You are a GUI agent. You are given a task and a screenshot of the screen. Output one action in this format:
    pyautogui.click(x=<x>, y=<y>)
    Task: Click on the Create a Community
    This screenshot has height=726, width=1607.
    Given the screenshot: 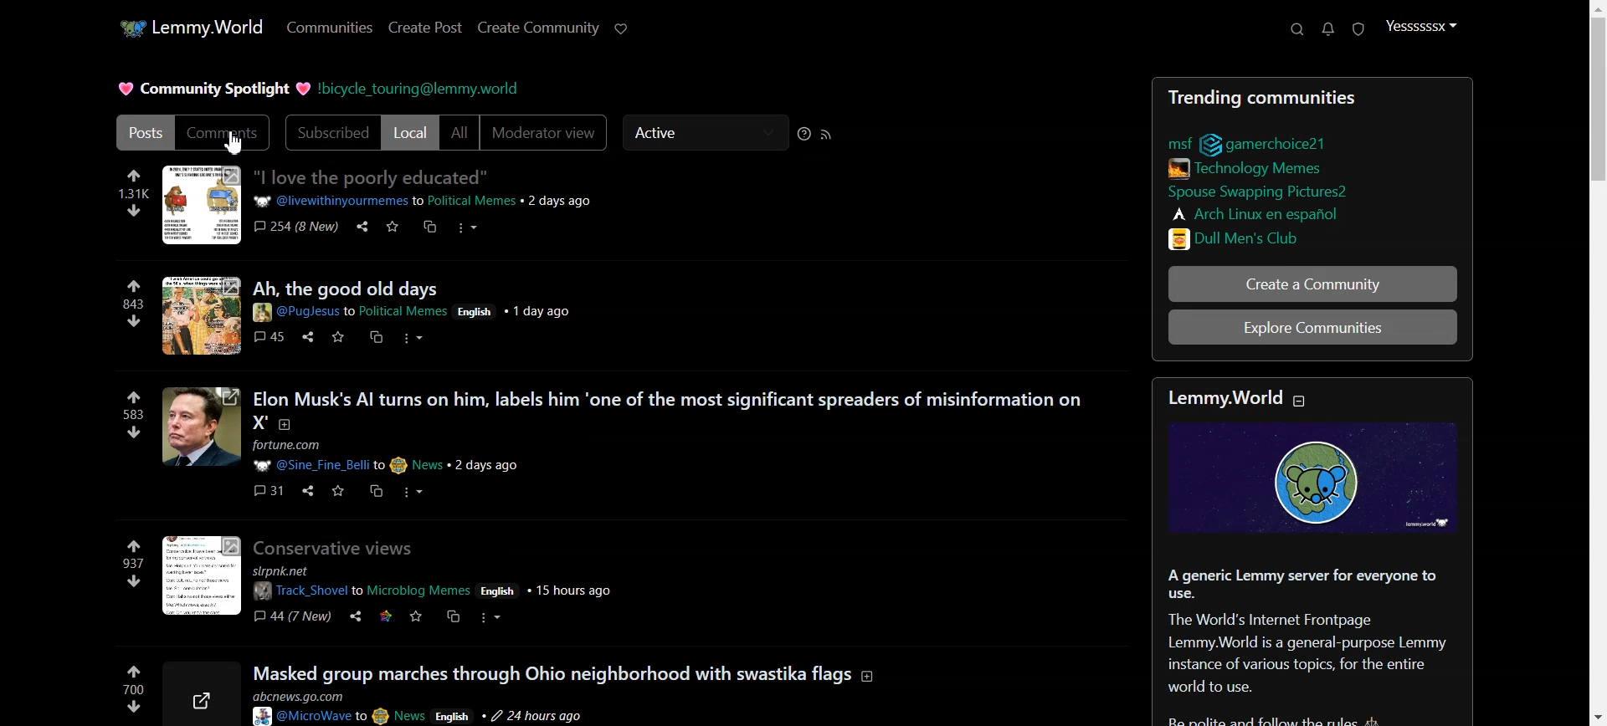 What is the action you would take?
    pyautogui.click(x=1312, y=284)
    